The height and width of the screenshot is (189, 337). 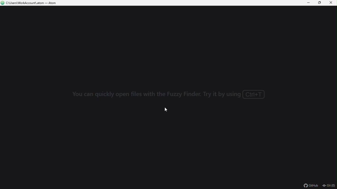 I want to click on C:/Users/WorkAccount\atom - Atom, so click(x=34, y=3).